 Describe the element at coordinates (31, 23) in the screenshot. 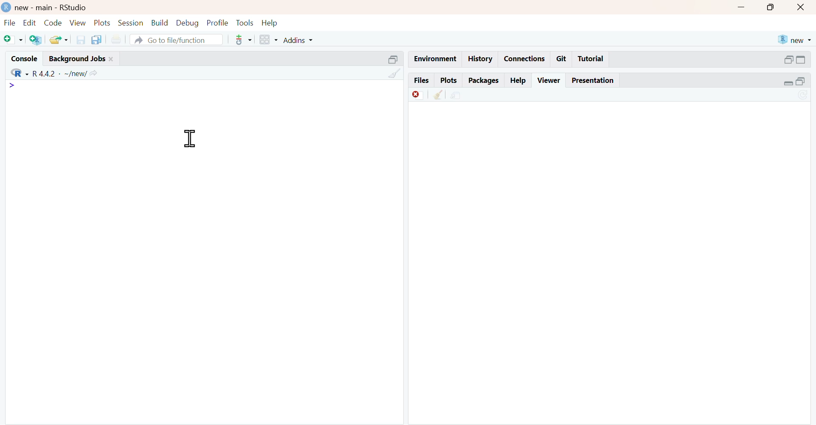

I see `edit` at that location.